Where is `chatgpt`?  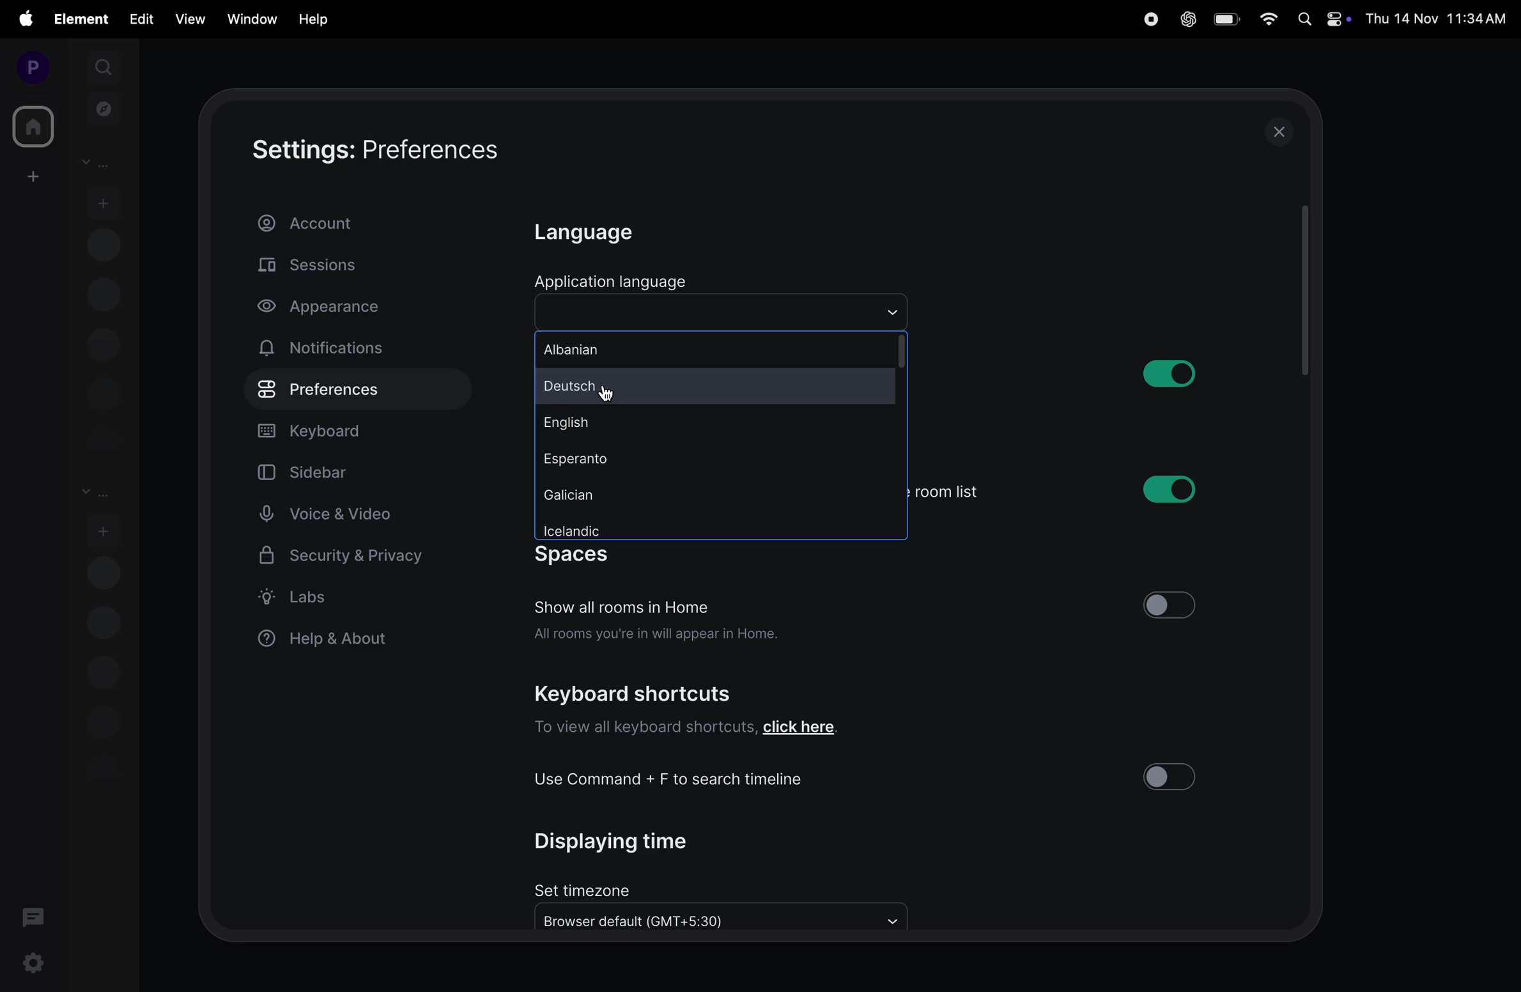 chatgpt is located at coordinates (1185, 19).